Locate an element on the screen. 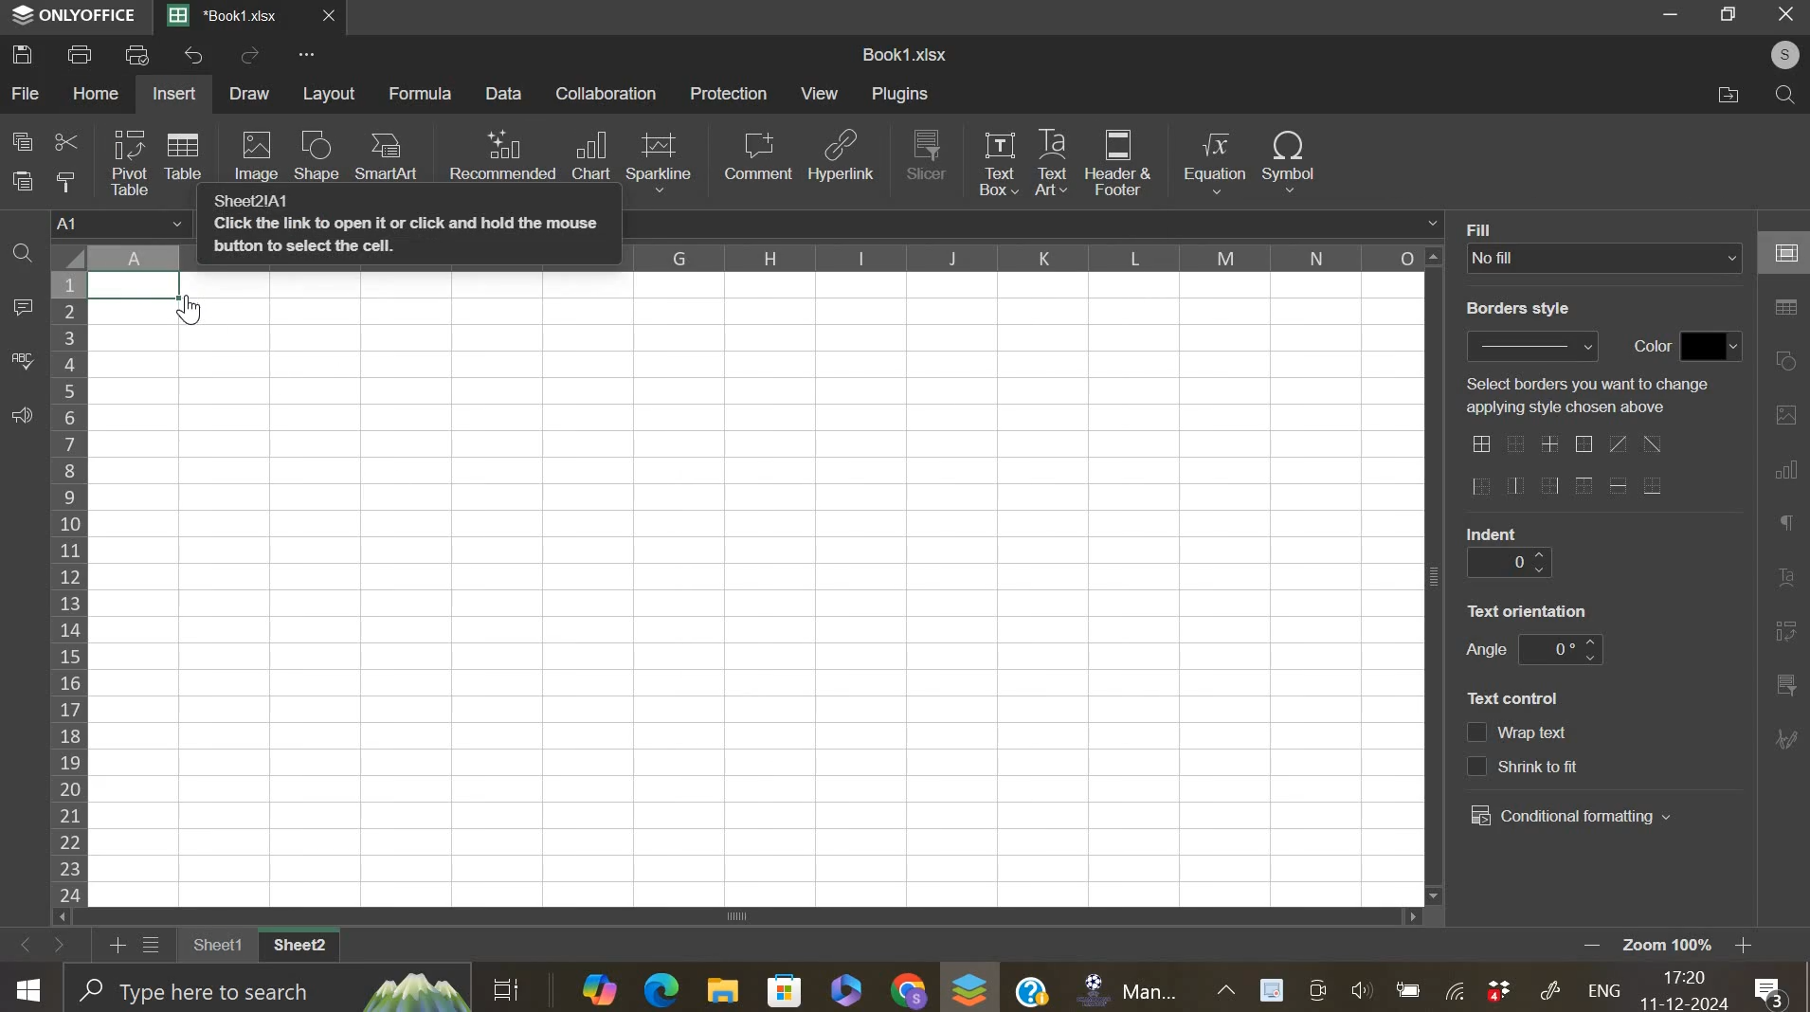  row is located at coordinates (67, 587).